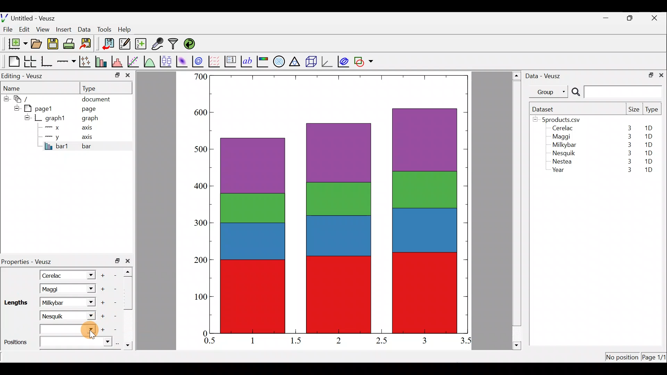 Image resolution: width=667 pixels, height=375 pixels. I want to click on 1, so click(258, 340).